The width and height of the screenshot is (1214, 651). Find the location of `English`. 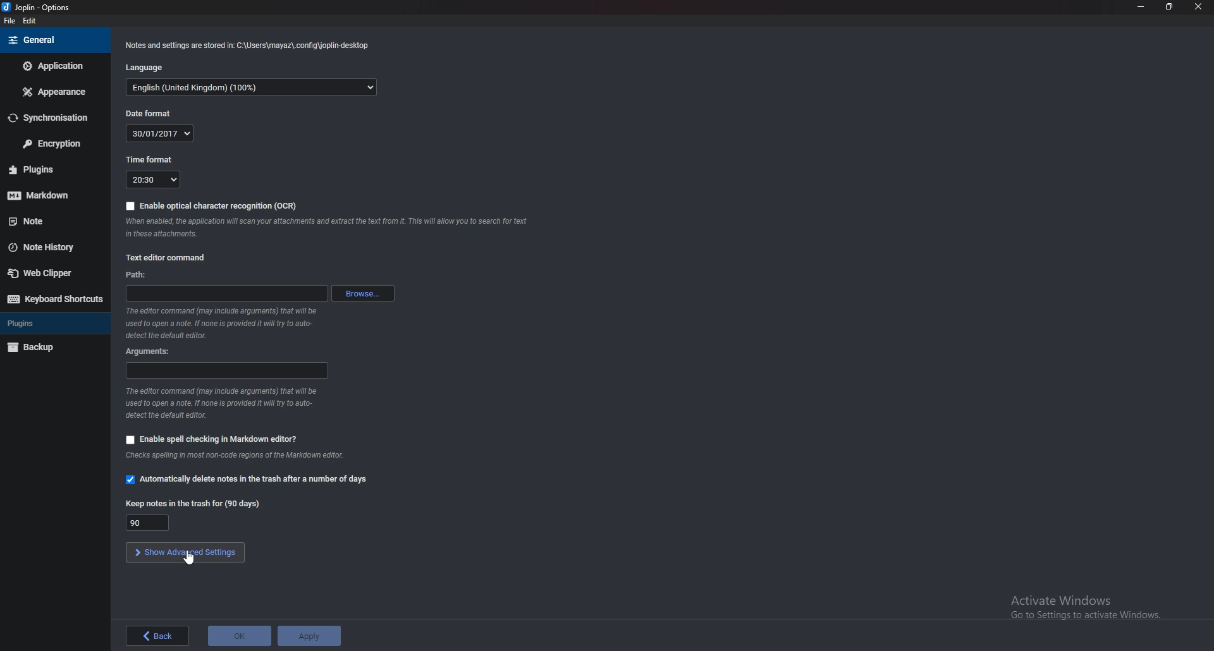

English is located at coordinates (251, 88).